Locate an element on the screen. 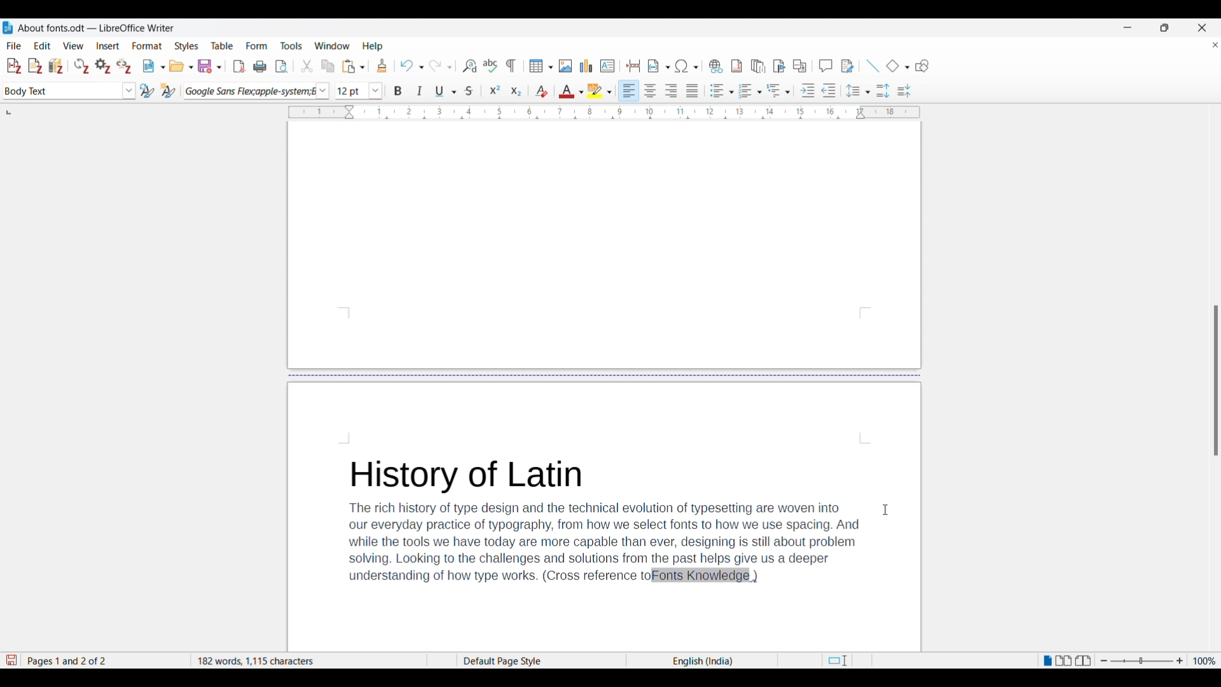 The width and height of the screenshot is (1221, 687). Set document preferences is located at coordinates (103, 66).